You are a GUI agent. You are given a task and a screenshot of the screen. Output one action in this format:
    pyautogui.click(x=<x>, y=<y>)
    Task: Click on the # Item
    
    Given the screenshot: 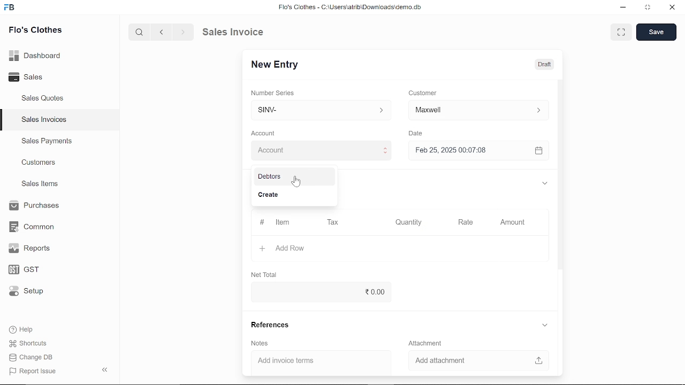 What is the action you would take?
    pyautogui.click(x=275, y=223)
    